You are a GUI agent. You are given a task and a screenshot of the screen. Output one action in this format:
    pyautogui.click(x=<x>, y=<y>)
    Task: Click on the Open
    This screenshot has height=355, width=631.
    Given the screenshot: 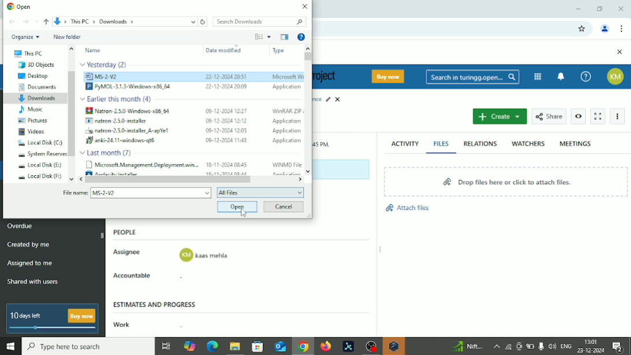 What is the action you would take?
    pyautogui.click(x=19, y=6)
    